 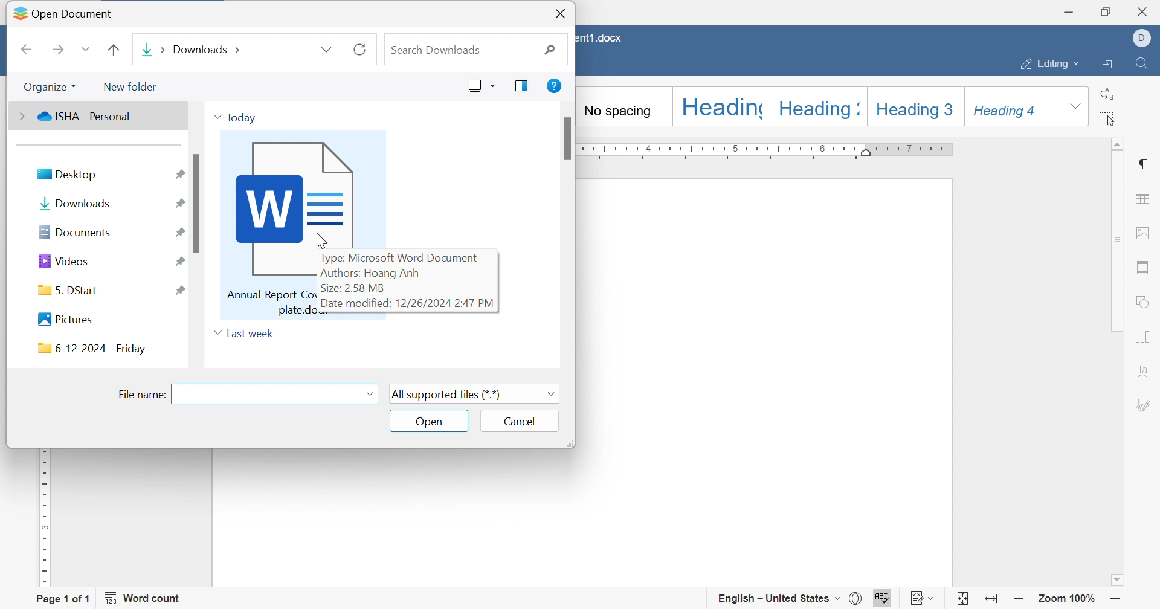 What do you see at coordinates (993, 601) in the screenshot?
I see `fit to width` at bounding box center [993, 601].